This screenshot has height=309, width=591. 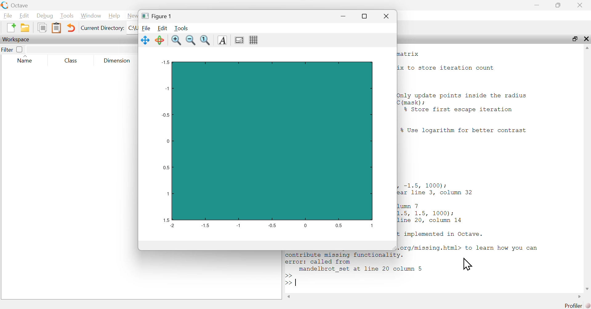 What do you see at coordinates (254, 40) in the screenshot?
I see `toggle grid view` at bounding box center [254, 40].